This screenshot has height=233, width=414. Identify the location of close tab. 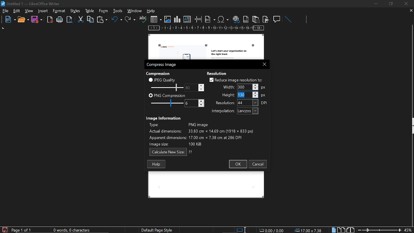
(411, 11).